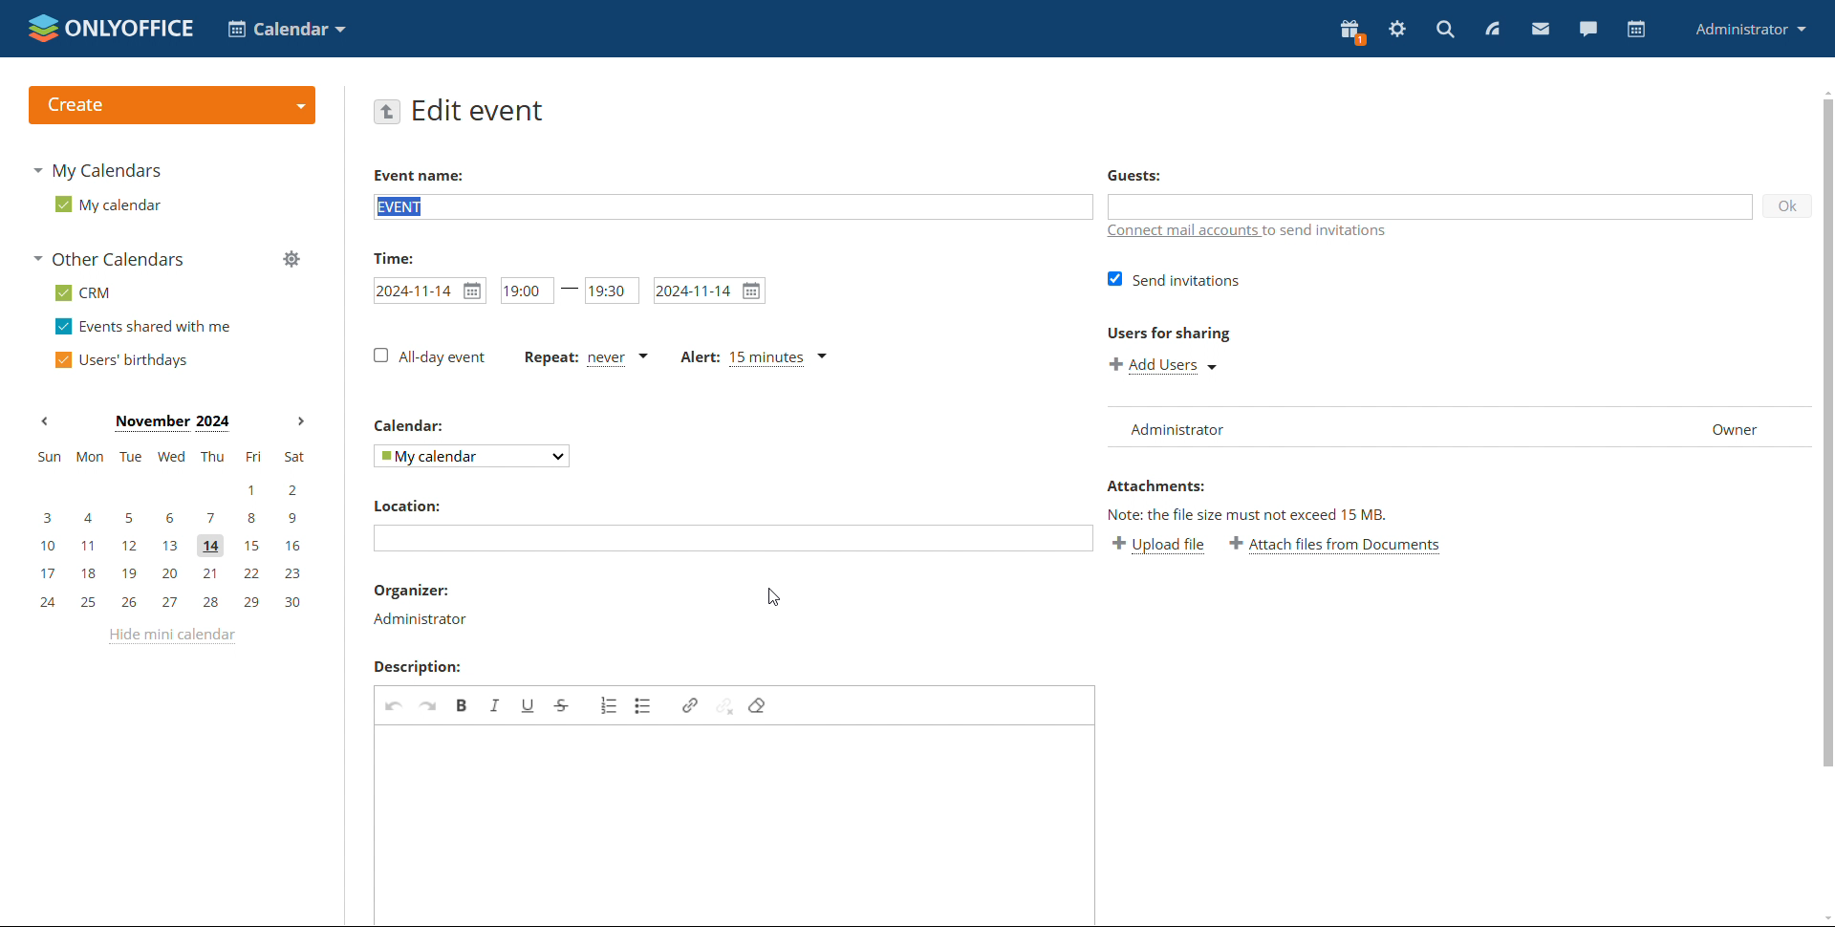  I want to click on select application, so click(287, 29).